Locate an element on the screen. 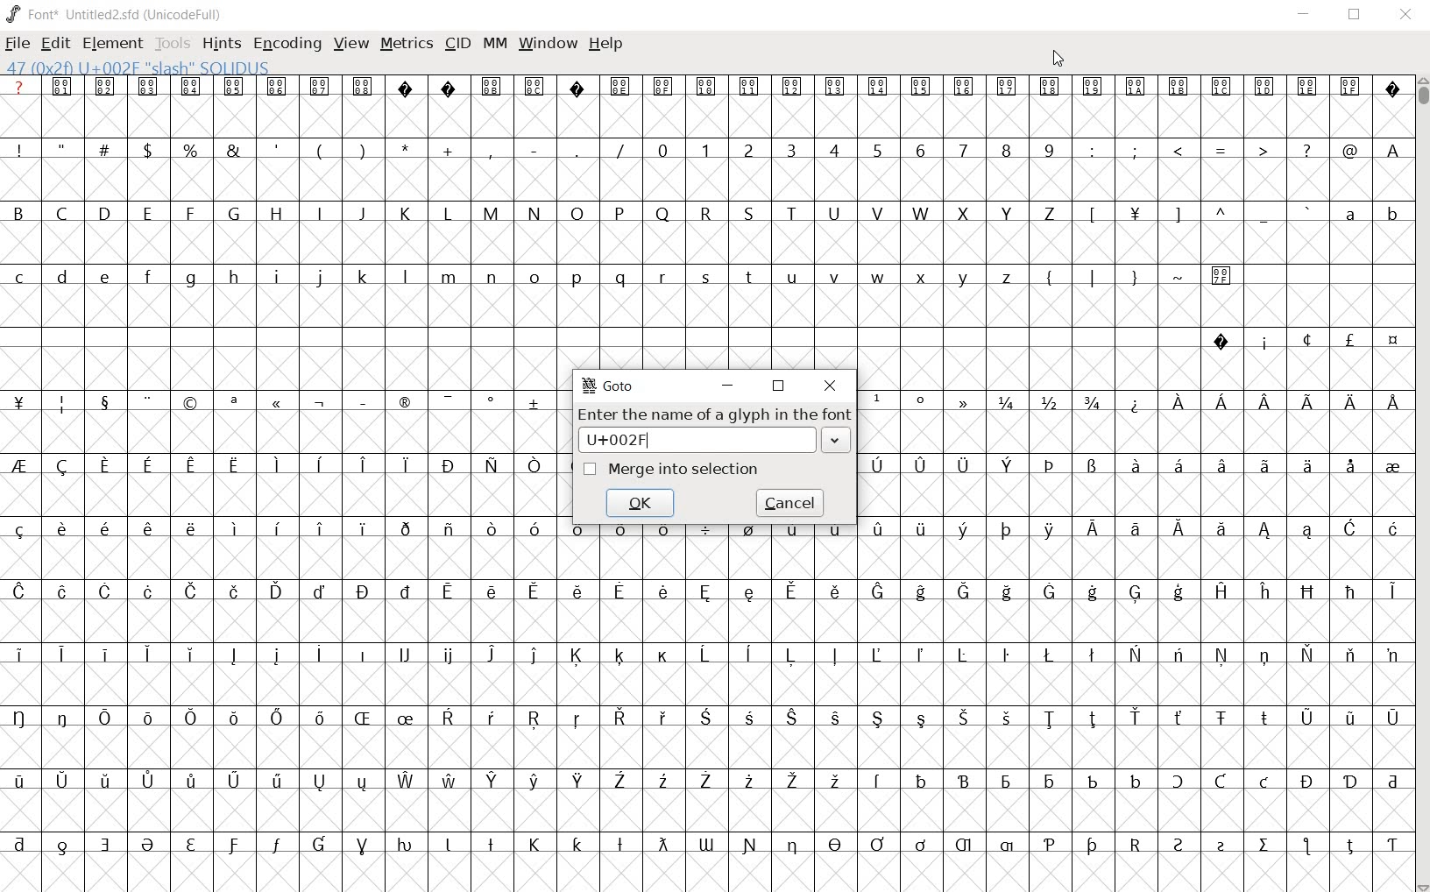 Image resolution: width=1430 pixels, height=892 pixels. FILE is located at coordinates (19, 44).